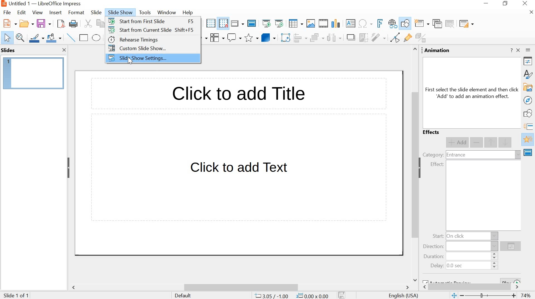  What do you see at coordinates (55, 38) in the screenshot?
I see `fill color` at bounding box center [55, 38].